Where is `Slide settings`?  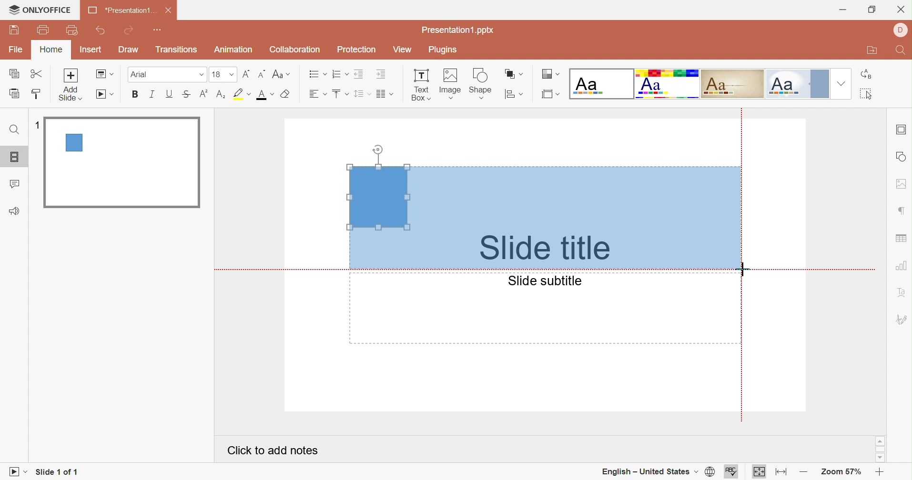 Slide settings is located at coordinates (902, 128).